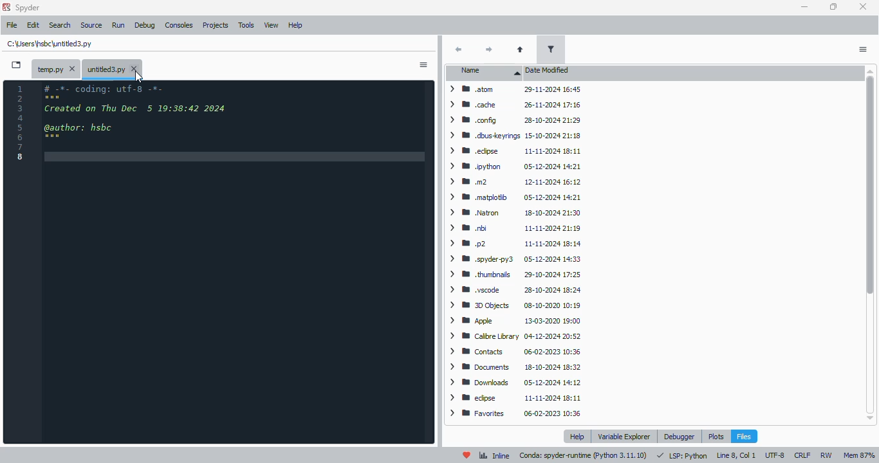 Image resolution: width=879 pixels, height=463 pixels. What do you see at coordinates (92, 25) in the screenshot?
I see `source` at bounding box center [92, 25].